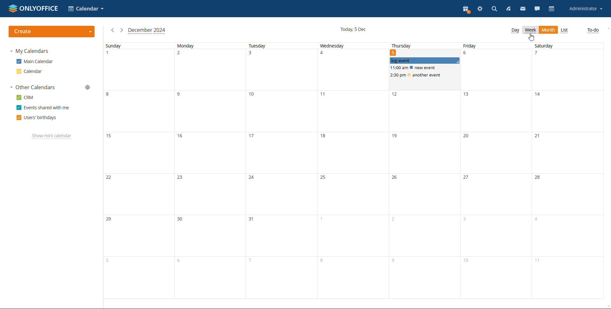 The image size is (611, 309). Describe the element at coordinates (515, 31) in the screenshot. I see `day view` at that location.